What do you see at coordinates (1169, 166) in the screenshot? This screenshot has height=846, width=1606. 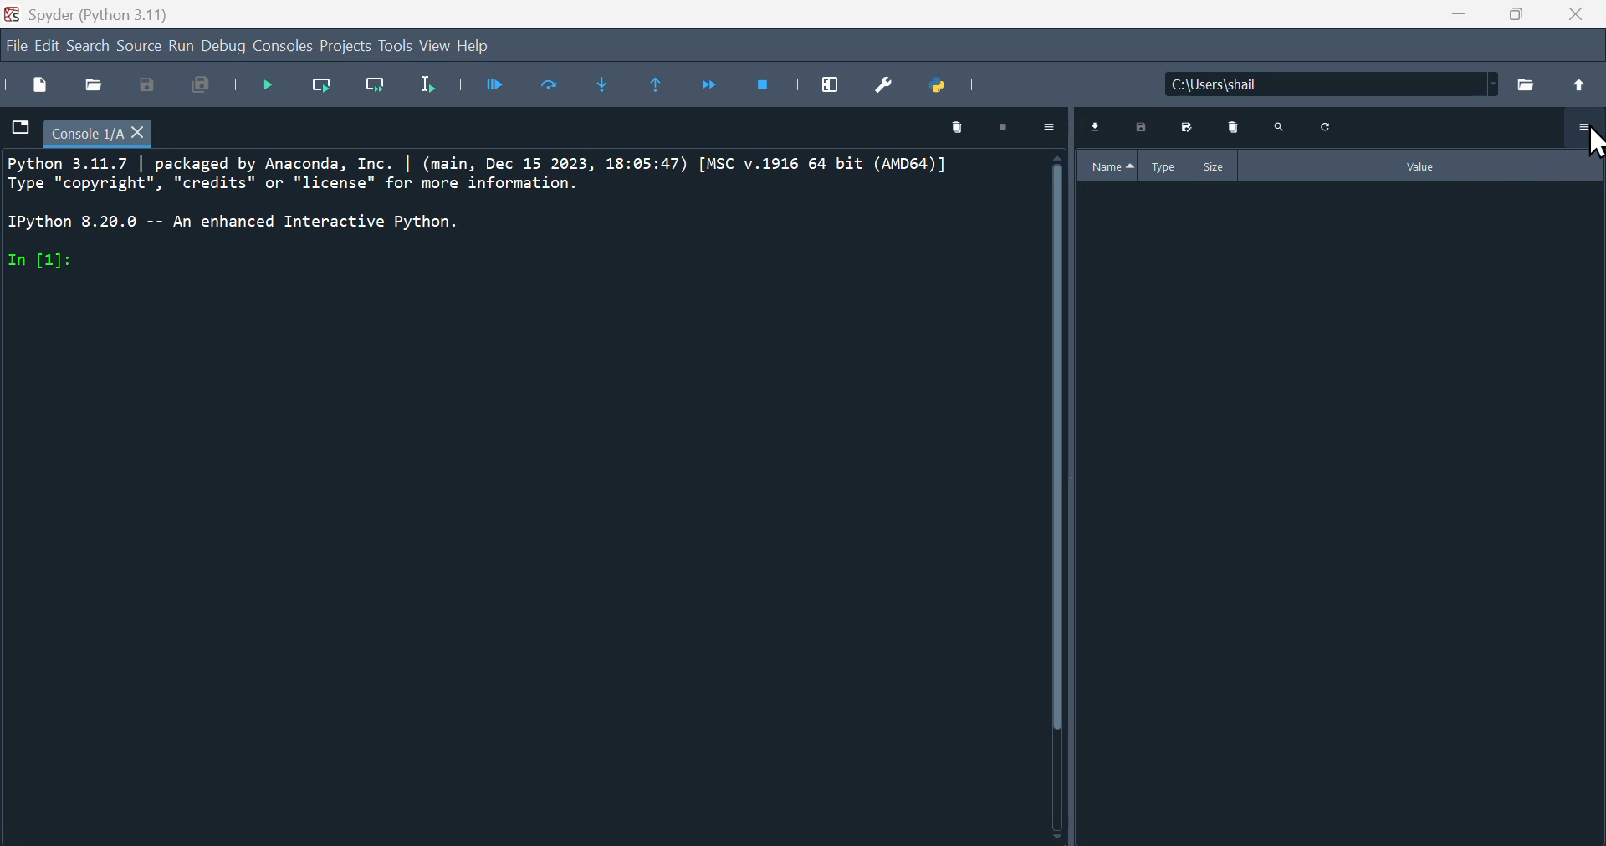 I see `Type` at bounding box center [1169, 166].